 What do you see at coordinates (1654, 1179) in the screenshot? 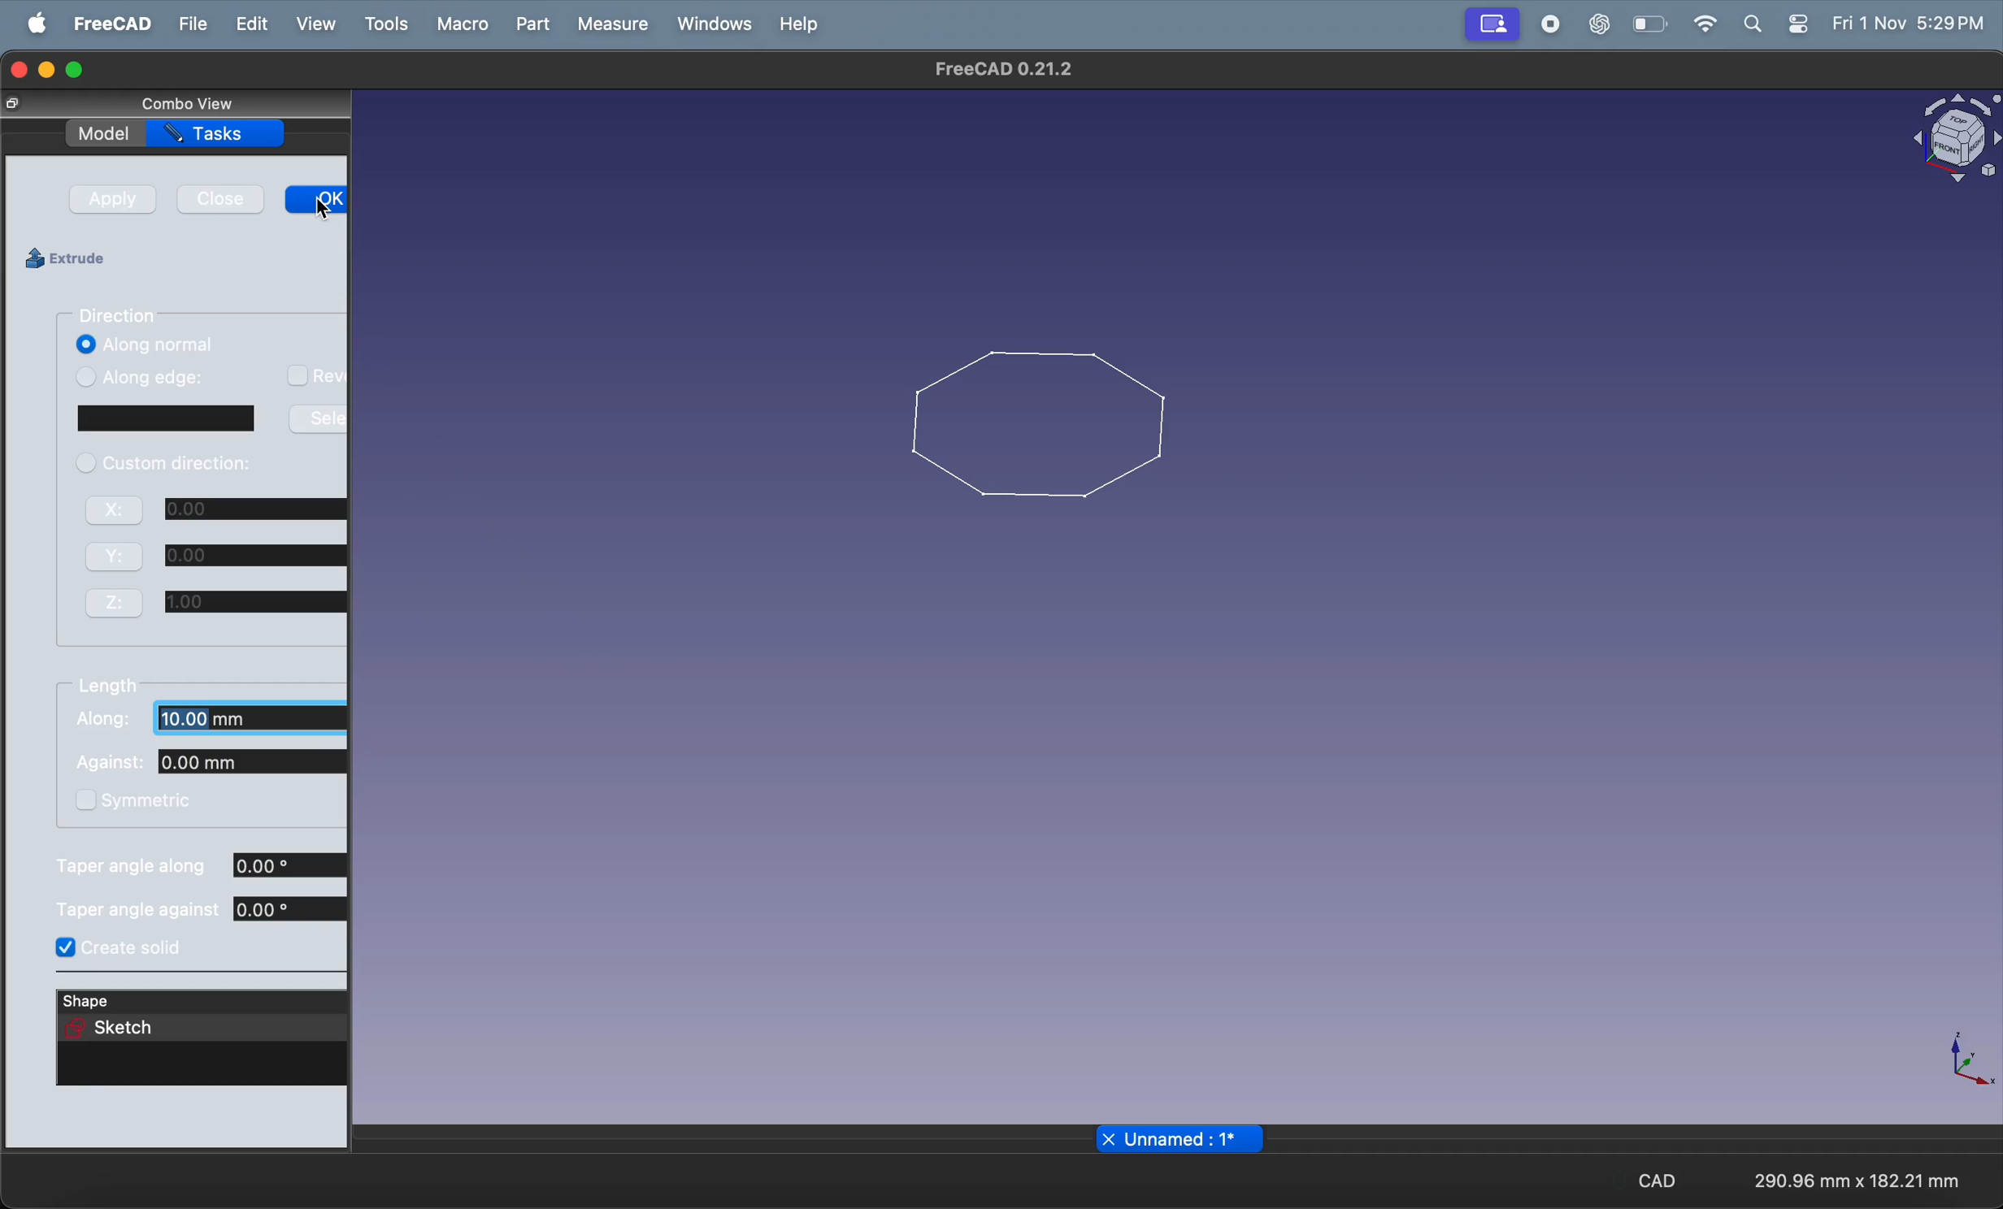
I see `cad` at bounding box center [1654, 1179].